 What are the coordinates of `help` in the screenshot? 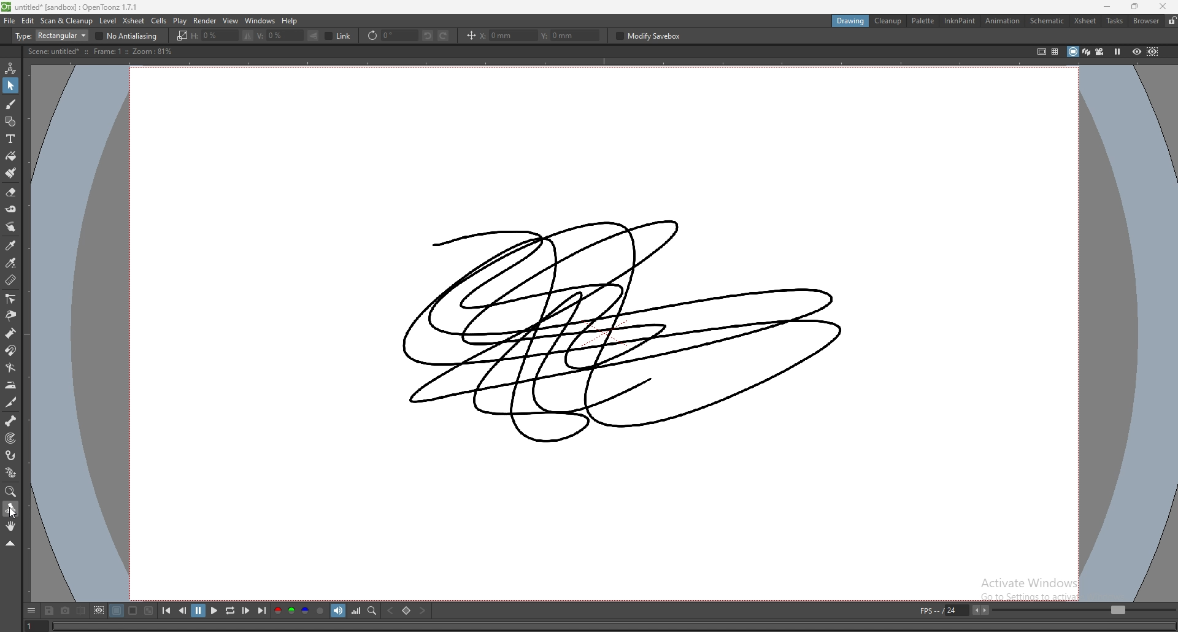 It's located at (290, 21).